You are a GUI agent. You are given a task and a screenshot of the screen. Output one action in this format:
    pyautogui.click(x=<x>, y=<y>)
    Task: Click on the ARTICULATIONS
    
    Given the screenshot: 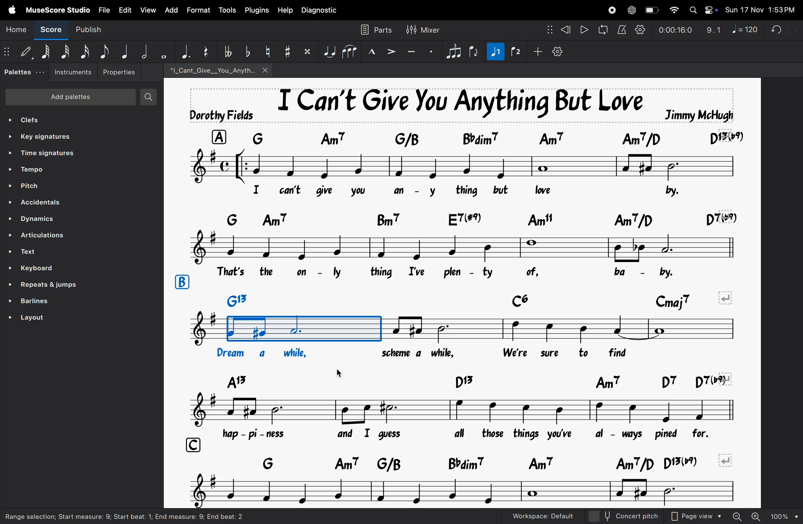 What is the action you would take?
    pyautogui.click(x=38, y=235)
    